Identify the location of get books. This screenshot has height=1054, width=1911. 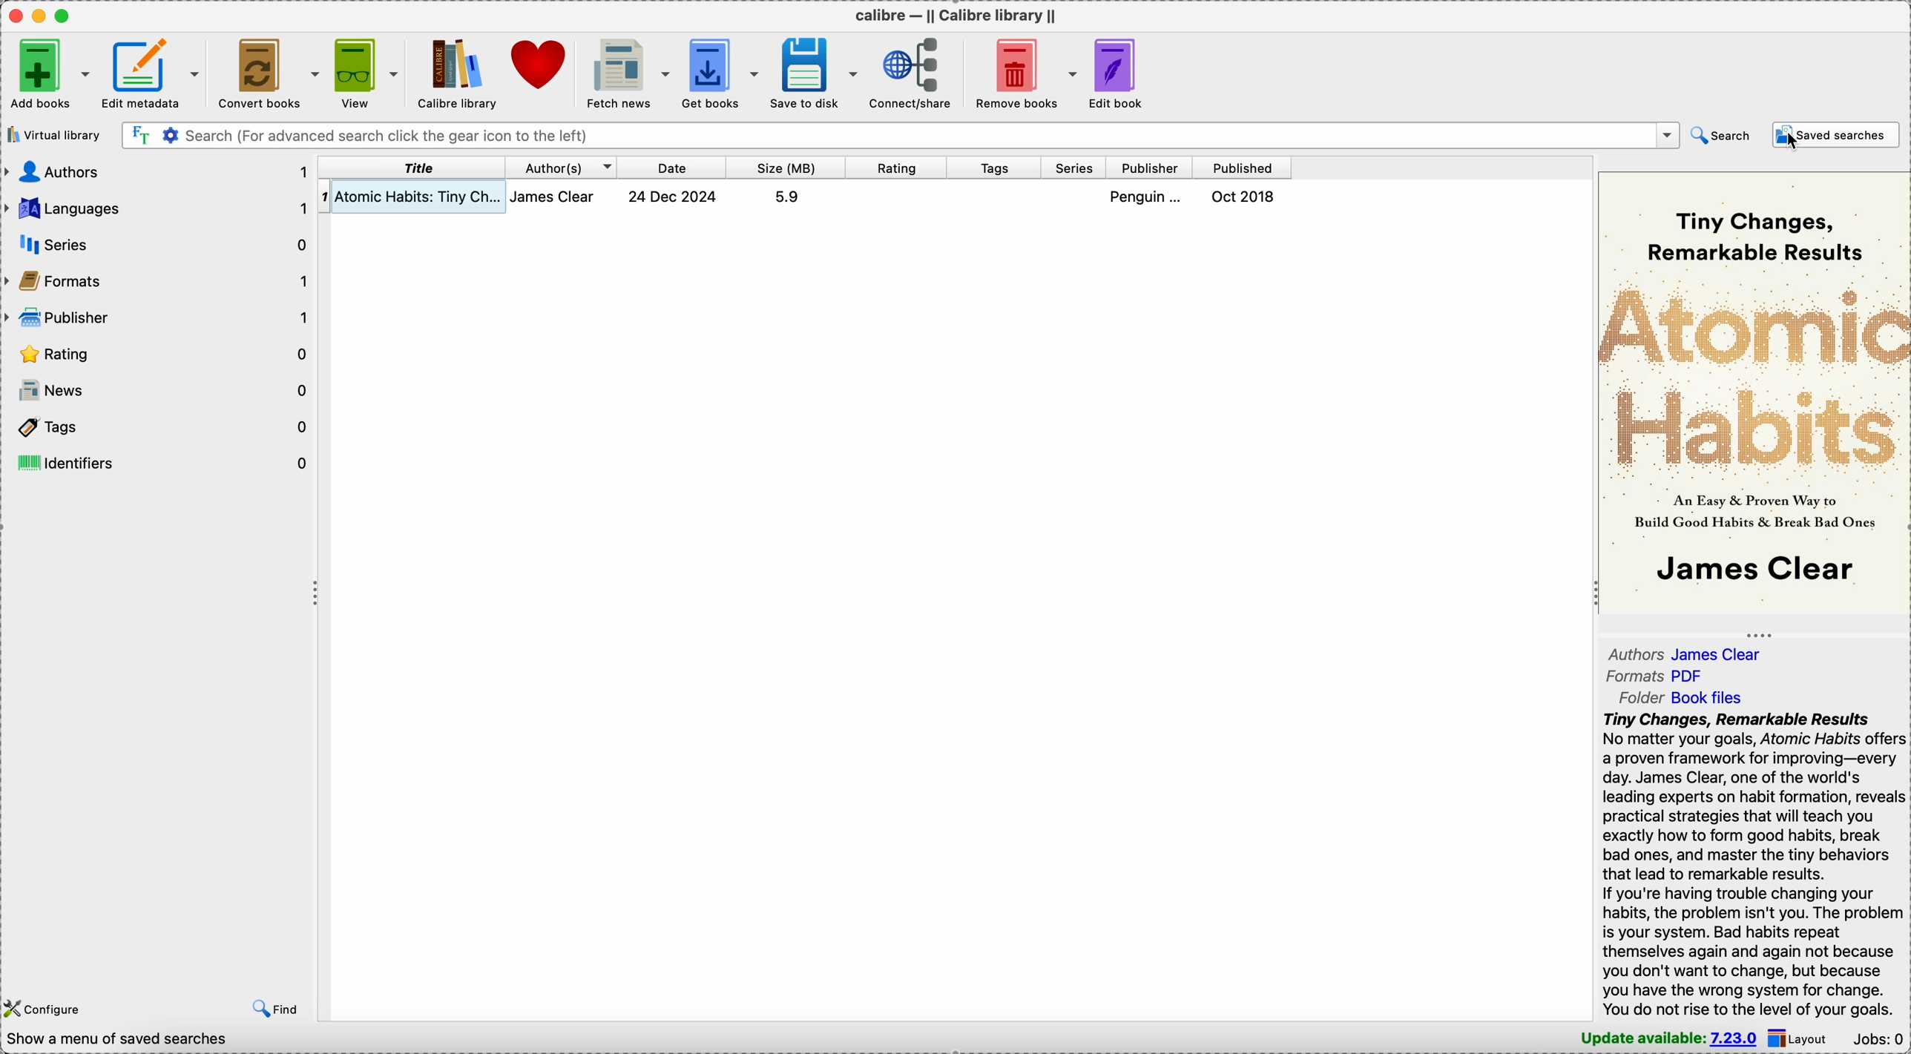
(723, 72).